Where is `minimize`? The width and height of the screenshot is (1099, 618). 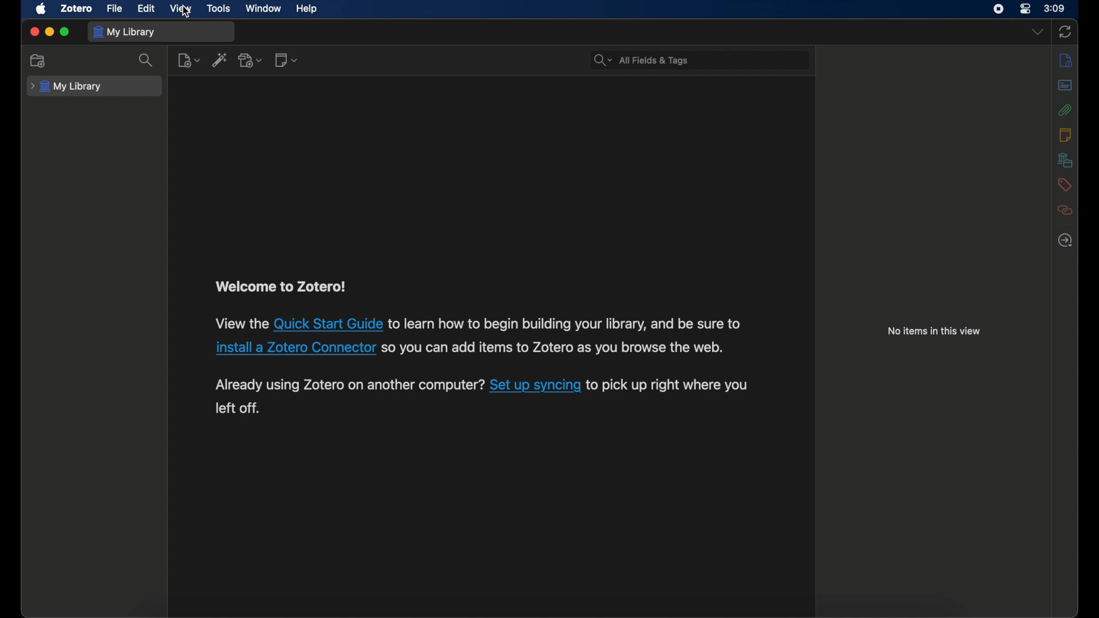 minimize is located at coordinates (50, 31).